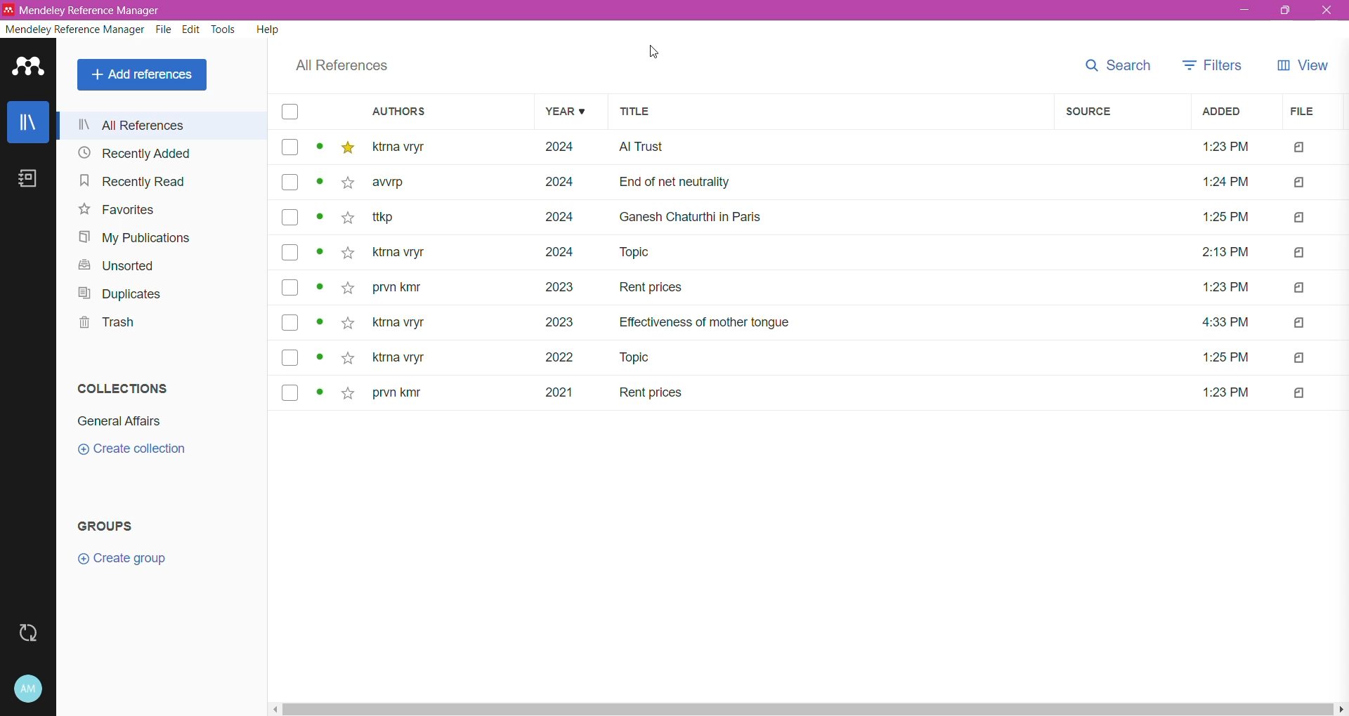 The height and width of the screenshot is (716, 1349). Describe the element at coordinates (132, 182) in the screenshot. I see `Recently Read` at that location.